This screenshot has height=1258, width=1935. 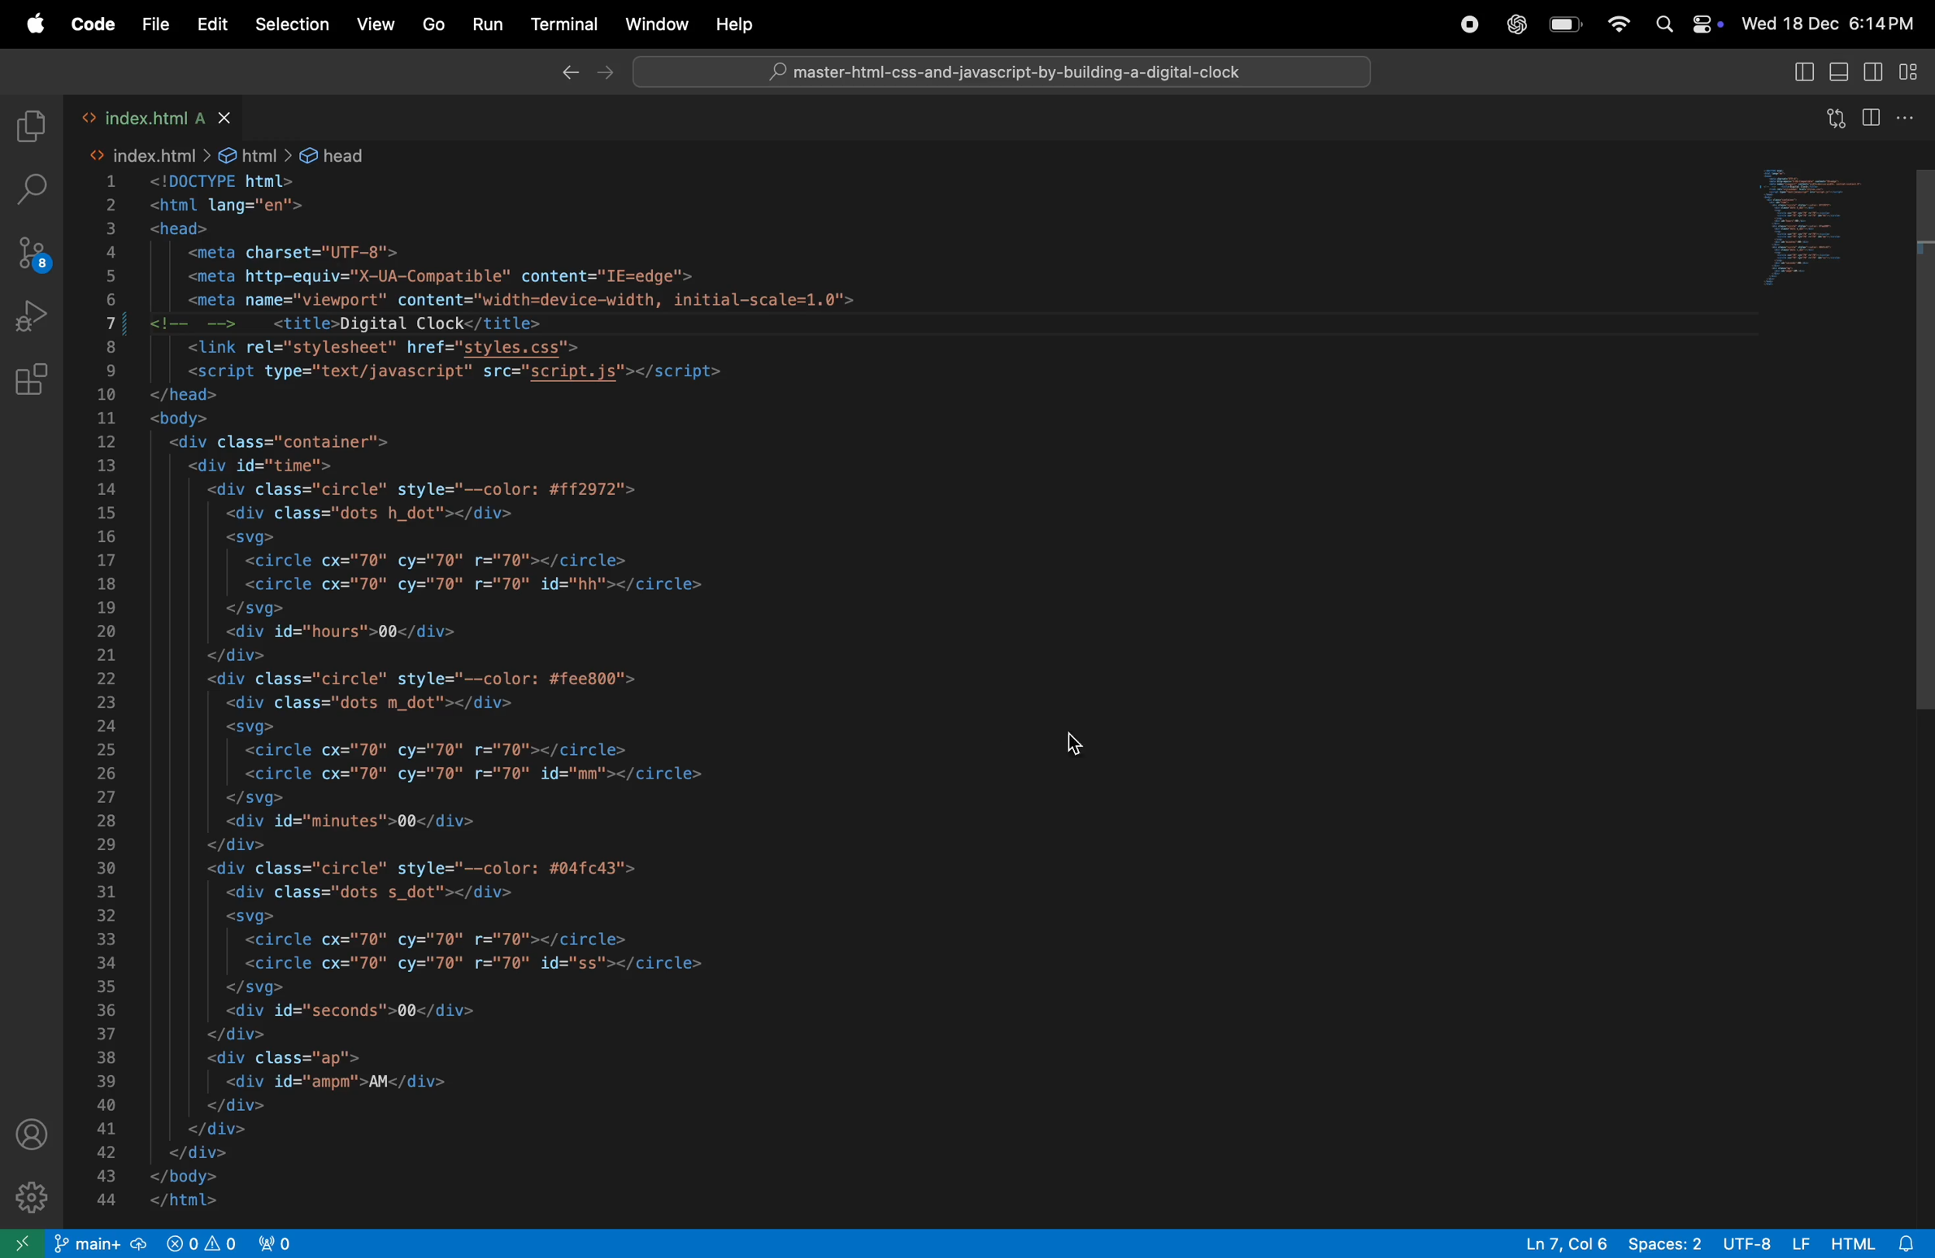 What do you see at coordinates (1878, 1243) in the screenshot?
I see `html alert ` at bounding box center [1878, 1243].